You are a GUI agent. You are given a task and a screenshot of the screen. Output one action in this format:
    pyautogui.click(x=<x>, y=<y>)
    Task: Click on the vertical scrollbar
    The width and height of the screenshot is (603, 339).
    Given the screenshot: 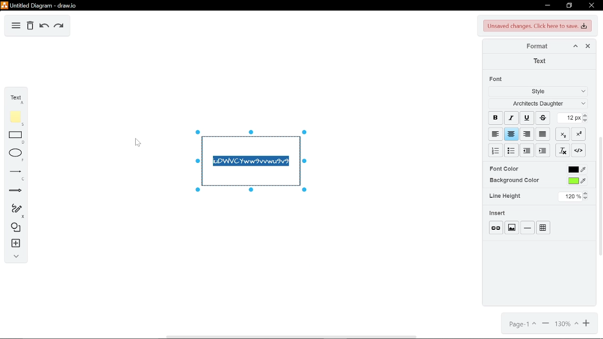 What is the action you would take?
    pyautogui.click(x=599, y=196)
    